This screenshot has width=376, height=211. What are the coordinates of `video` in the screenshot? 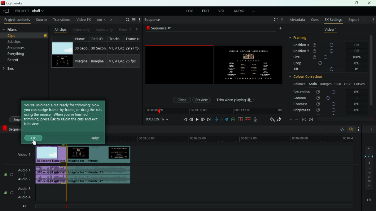 It's located at (62, 62).